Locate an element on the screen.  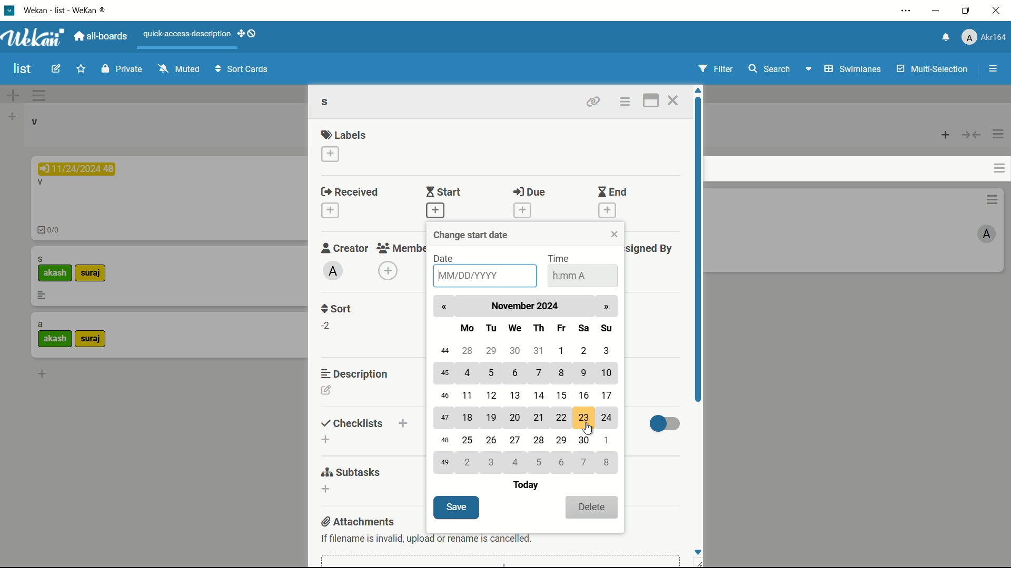
date format is located at coordinates (471, 276).